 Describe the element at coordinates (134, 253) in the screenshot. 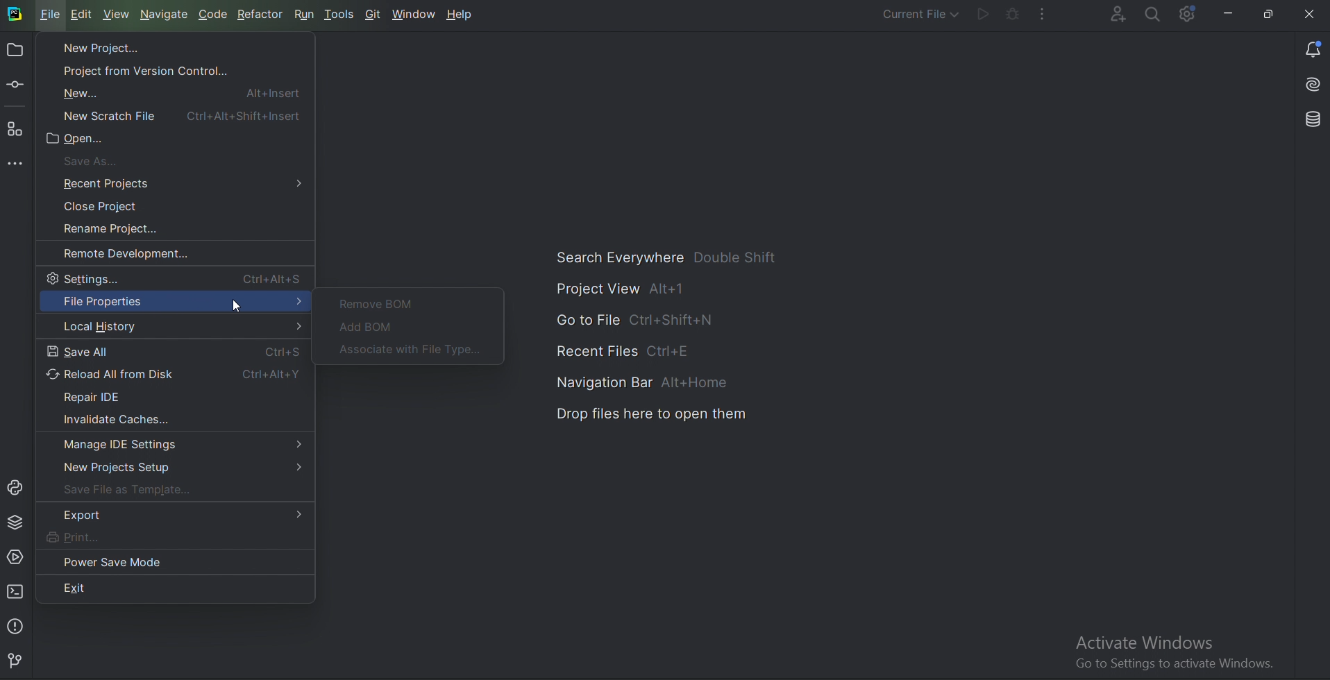

I see `Remote development` at that location.